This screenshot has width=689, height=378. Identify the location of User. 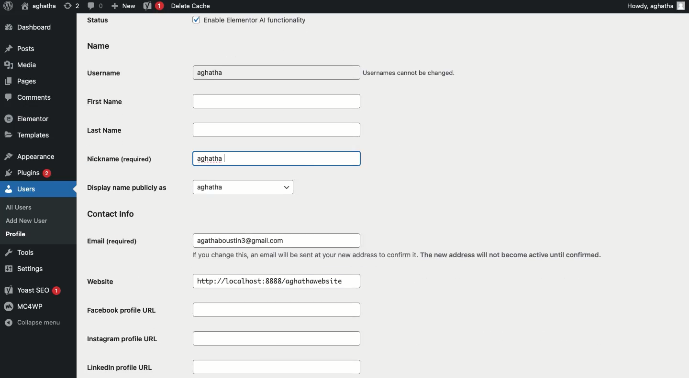
(39, 6).